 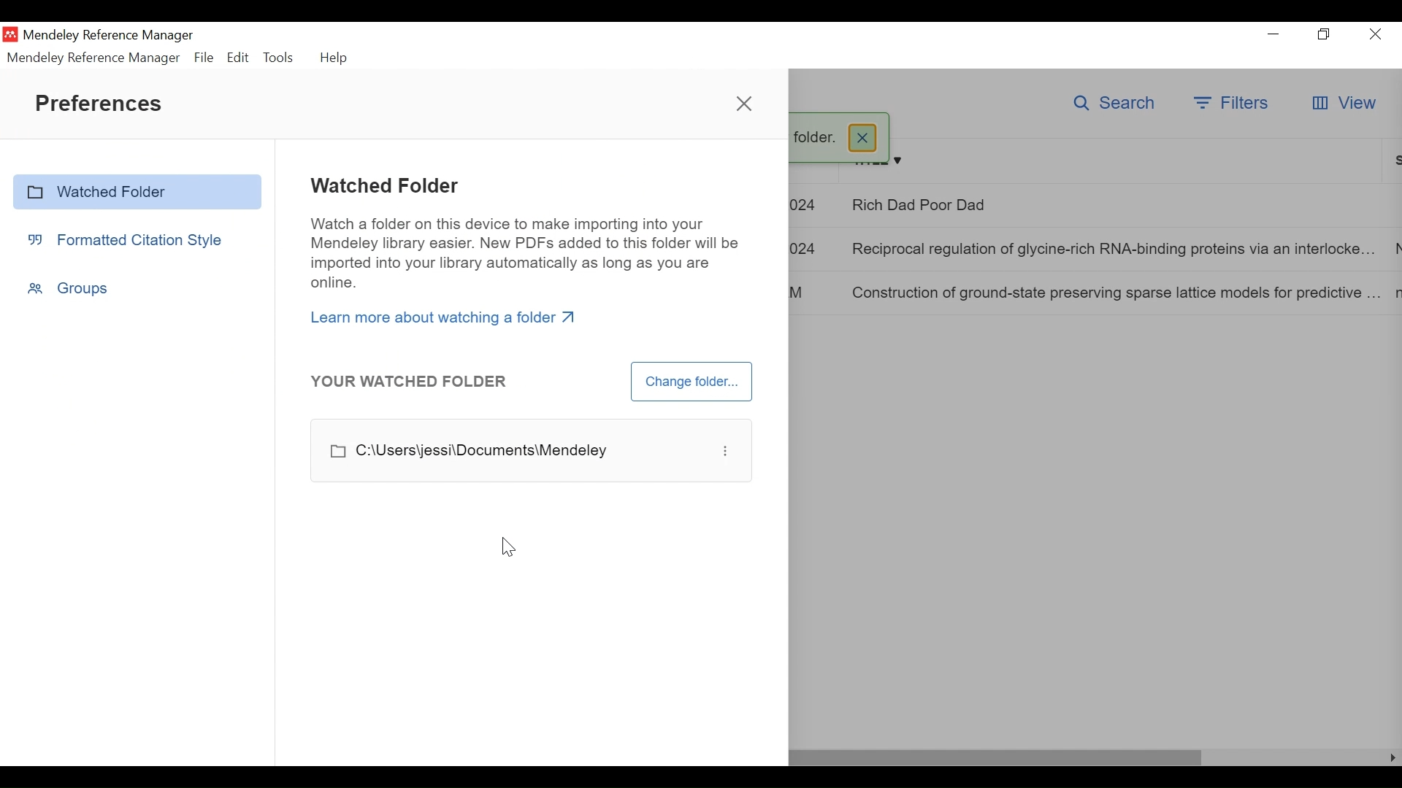 What do you see at coordinates (1108, 294) in the screenshot?
I see `Construction of ground-state preserving sparse lattice models for predictive ...` at bounding box center [1108, 294].